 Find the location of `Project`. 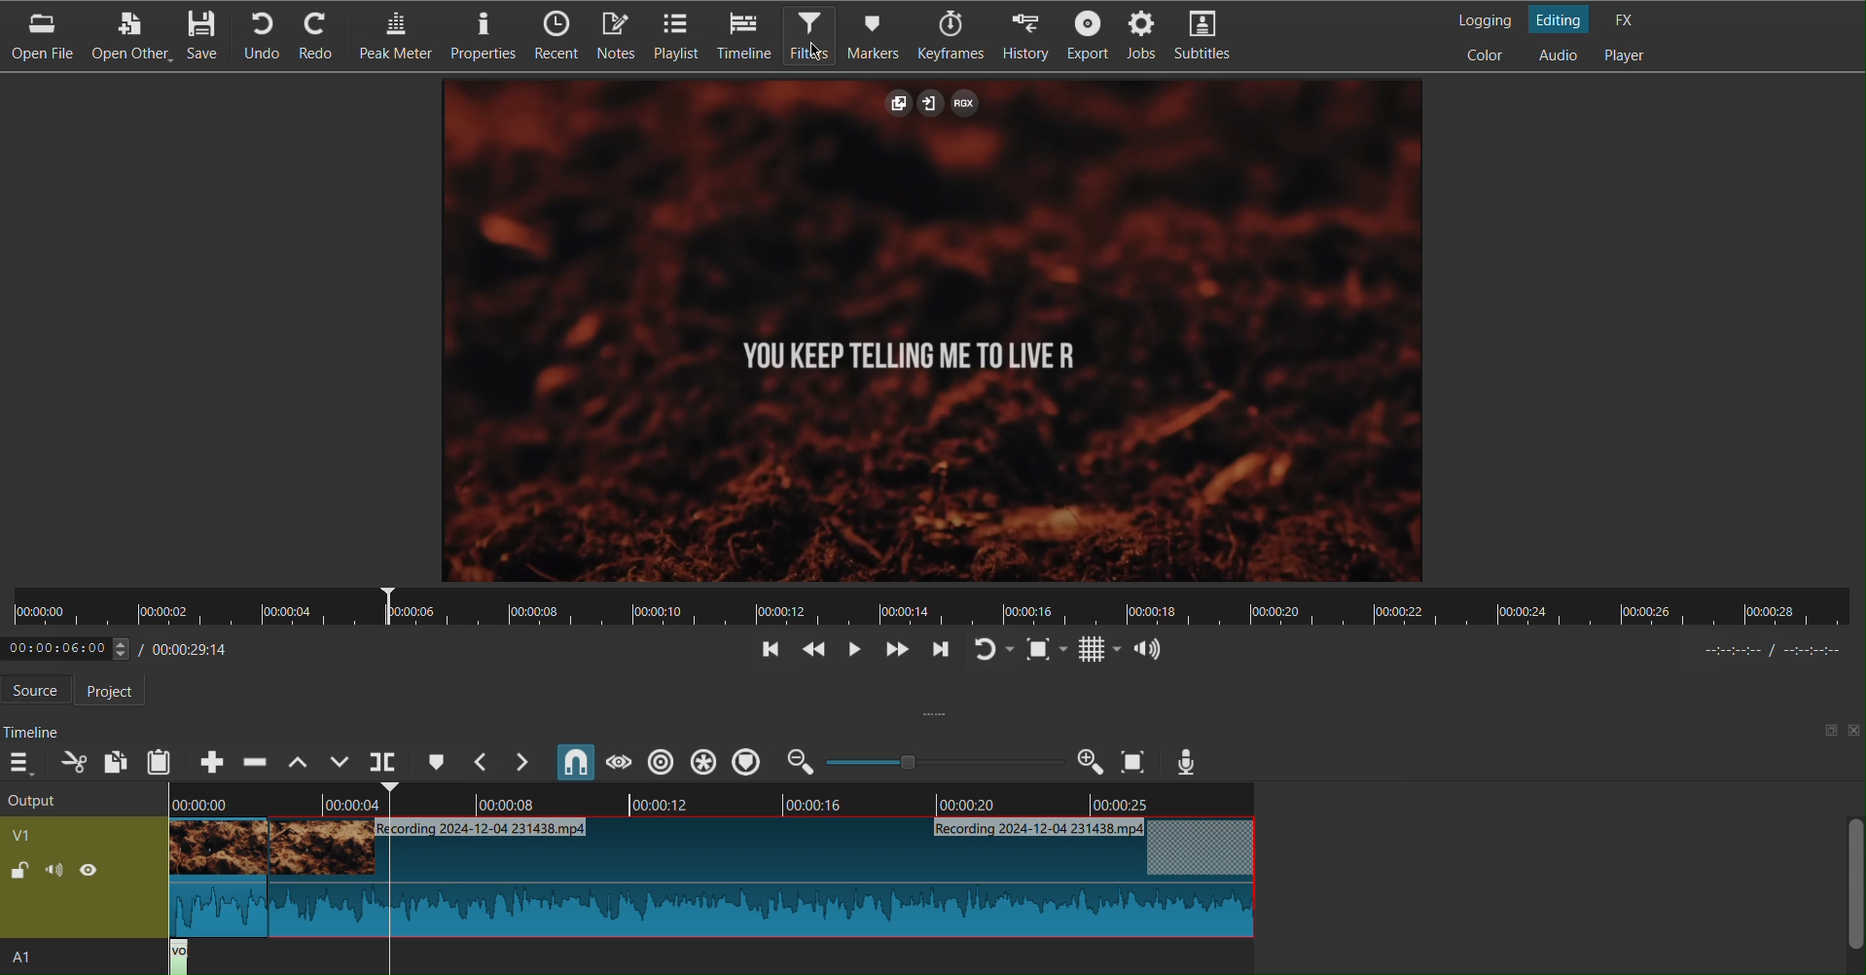

Project is located at coordinates (119, 691).